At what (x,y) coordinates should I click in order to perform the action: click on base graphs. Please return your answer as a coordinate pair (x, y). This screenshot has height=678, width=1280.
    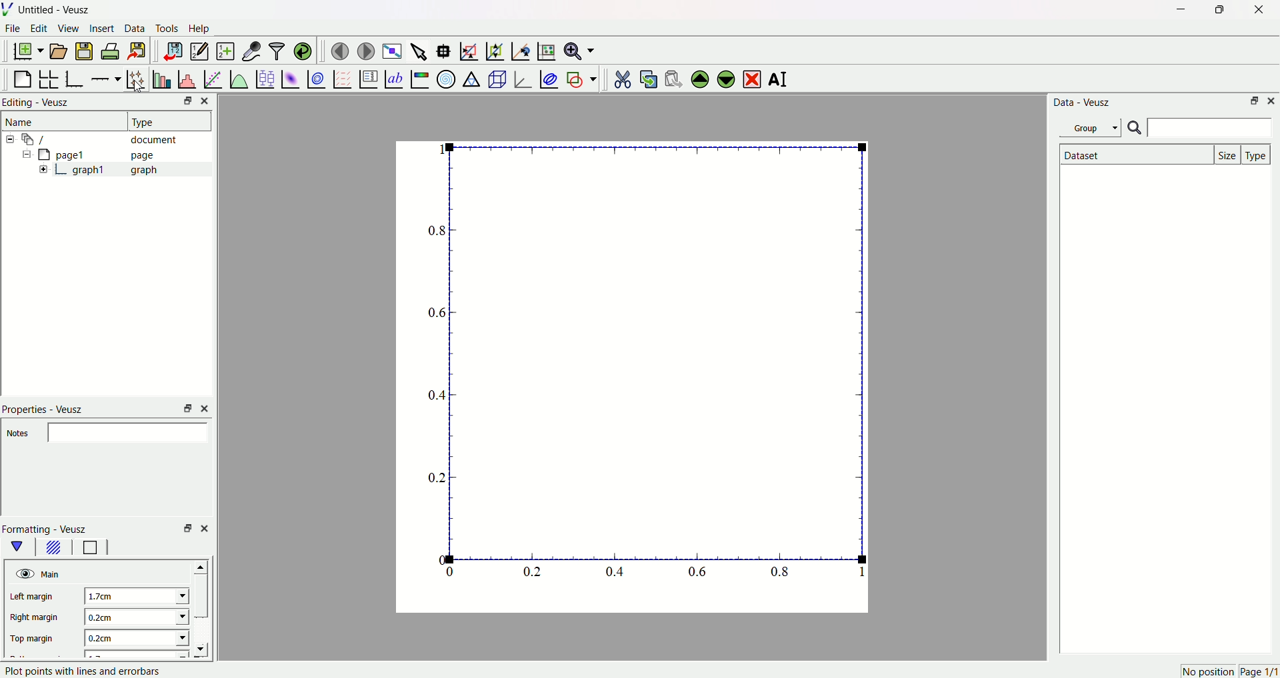
    Looking at the image, I should click on (76, 77).